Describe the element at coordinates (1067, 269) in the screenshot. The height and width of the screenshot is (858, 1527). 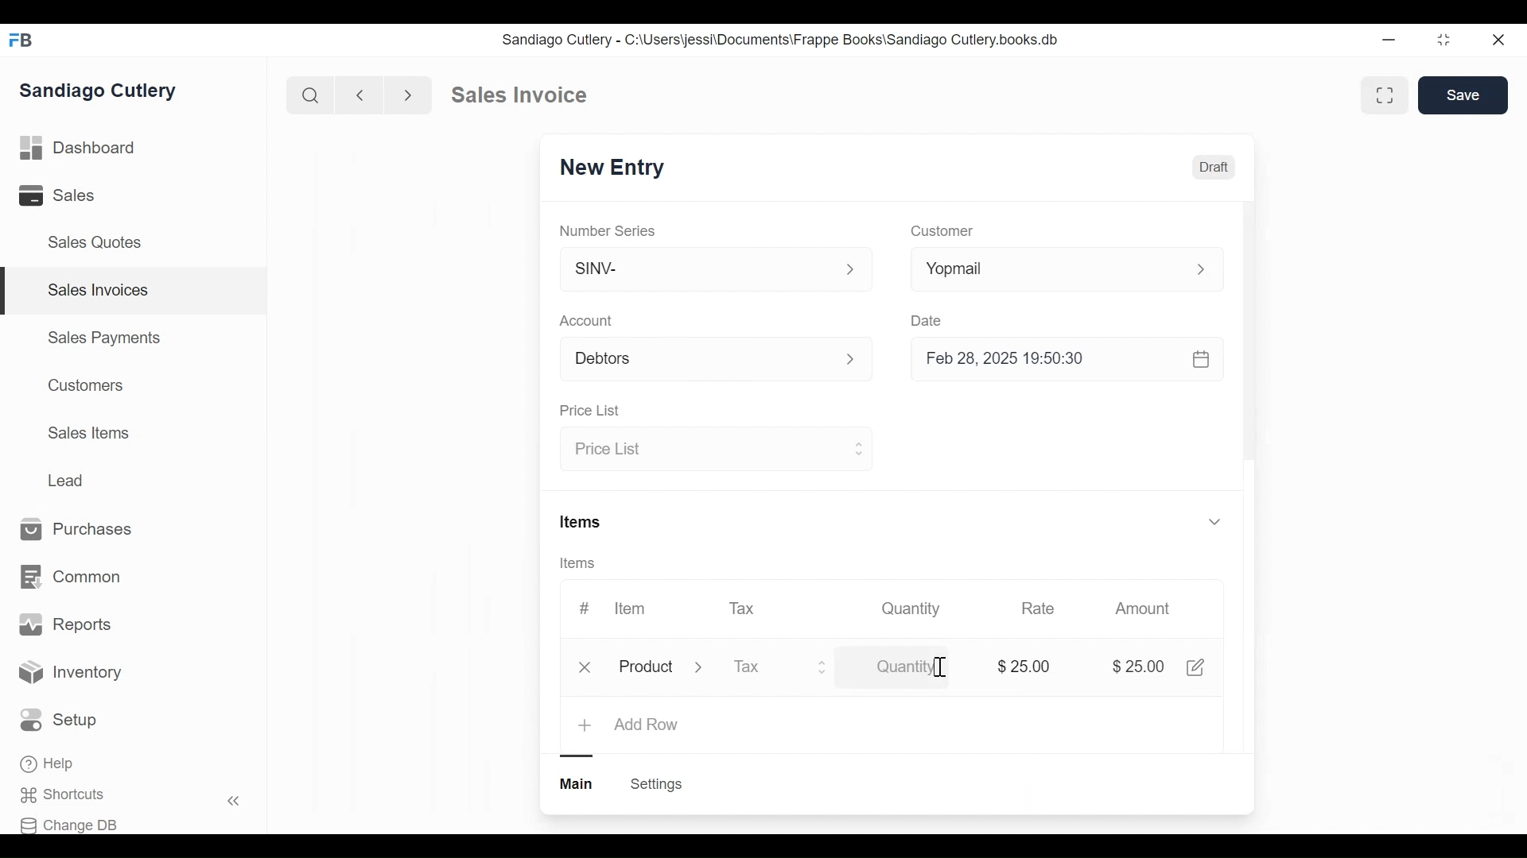
I see `Yopmail` at that location.